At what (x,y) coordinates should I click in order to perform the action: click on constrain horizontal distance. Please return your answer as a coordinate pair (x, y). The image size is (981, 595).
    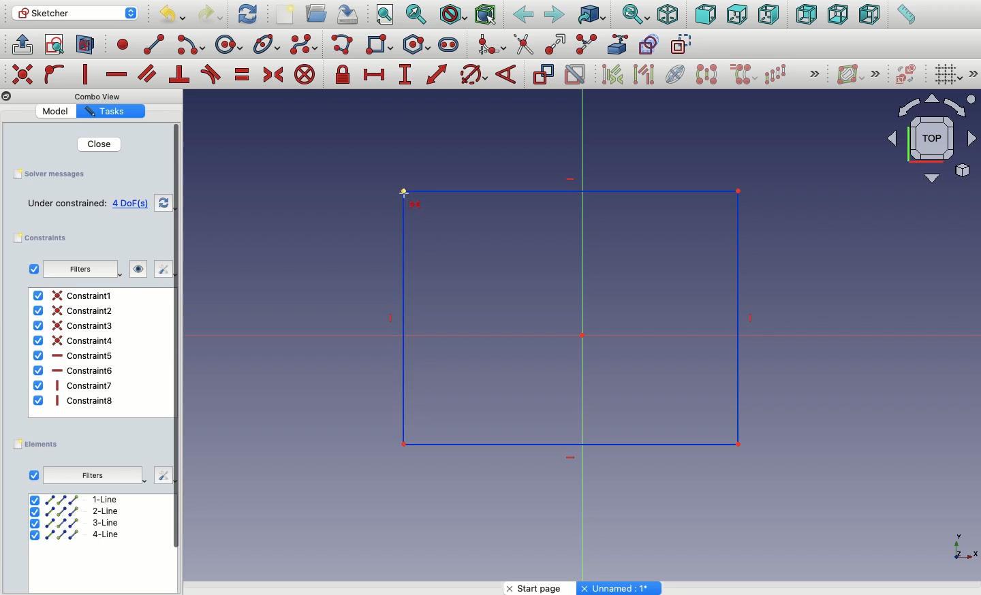
    Looking at the image, I should click on (375, 74).